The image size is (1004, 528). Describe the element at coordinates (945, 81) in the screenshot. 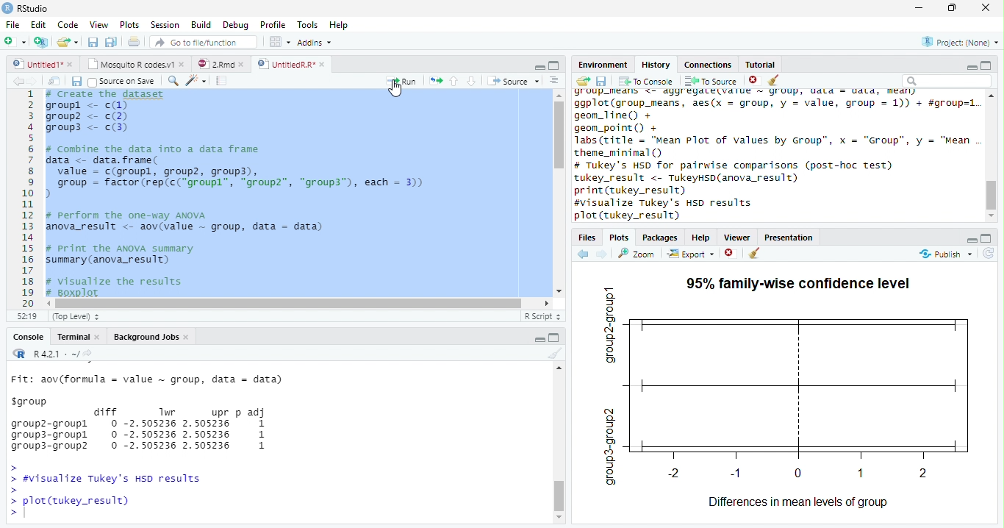

I see `Search` at that location.